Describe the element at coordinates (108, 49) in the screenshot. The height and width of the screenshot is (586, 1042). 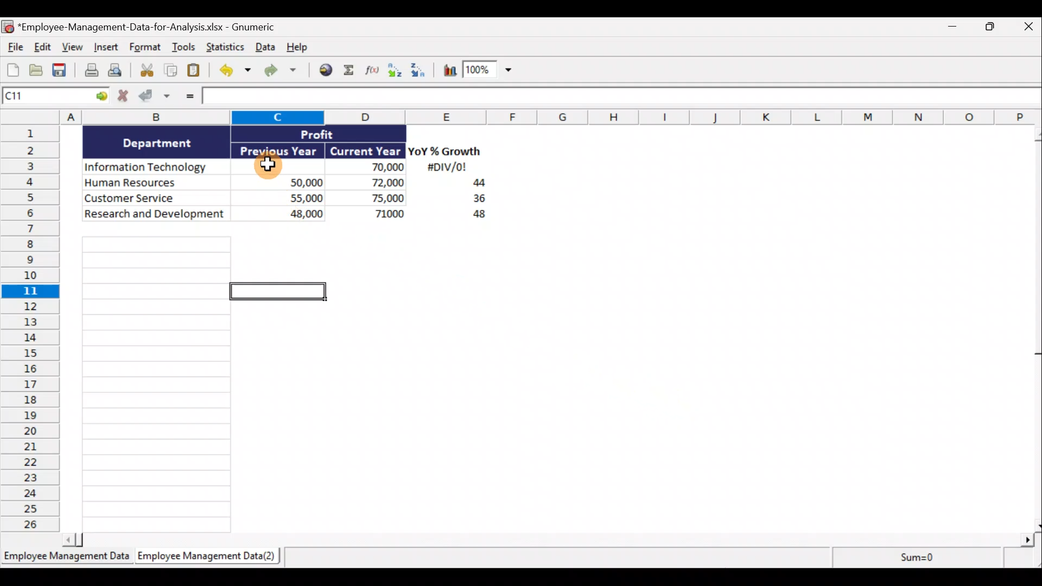
I see `Insert` at that location.